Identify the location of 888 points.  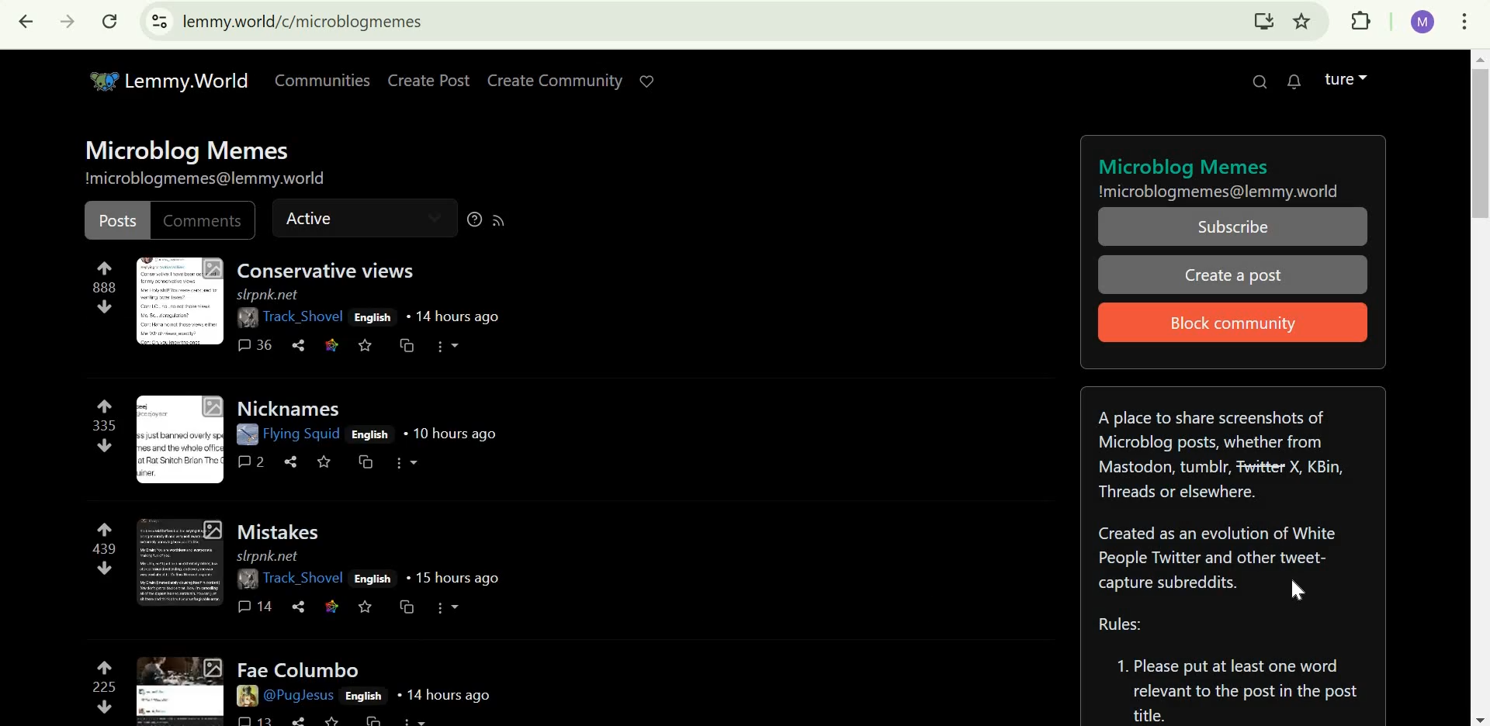
(113, 286).